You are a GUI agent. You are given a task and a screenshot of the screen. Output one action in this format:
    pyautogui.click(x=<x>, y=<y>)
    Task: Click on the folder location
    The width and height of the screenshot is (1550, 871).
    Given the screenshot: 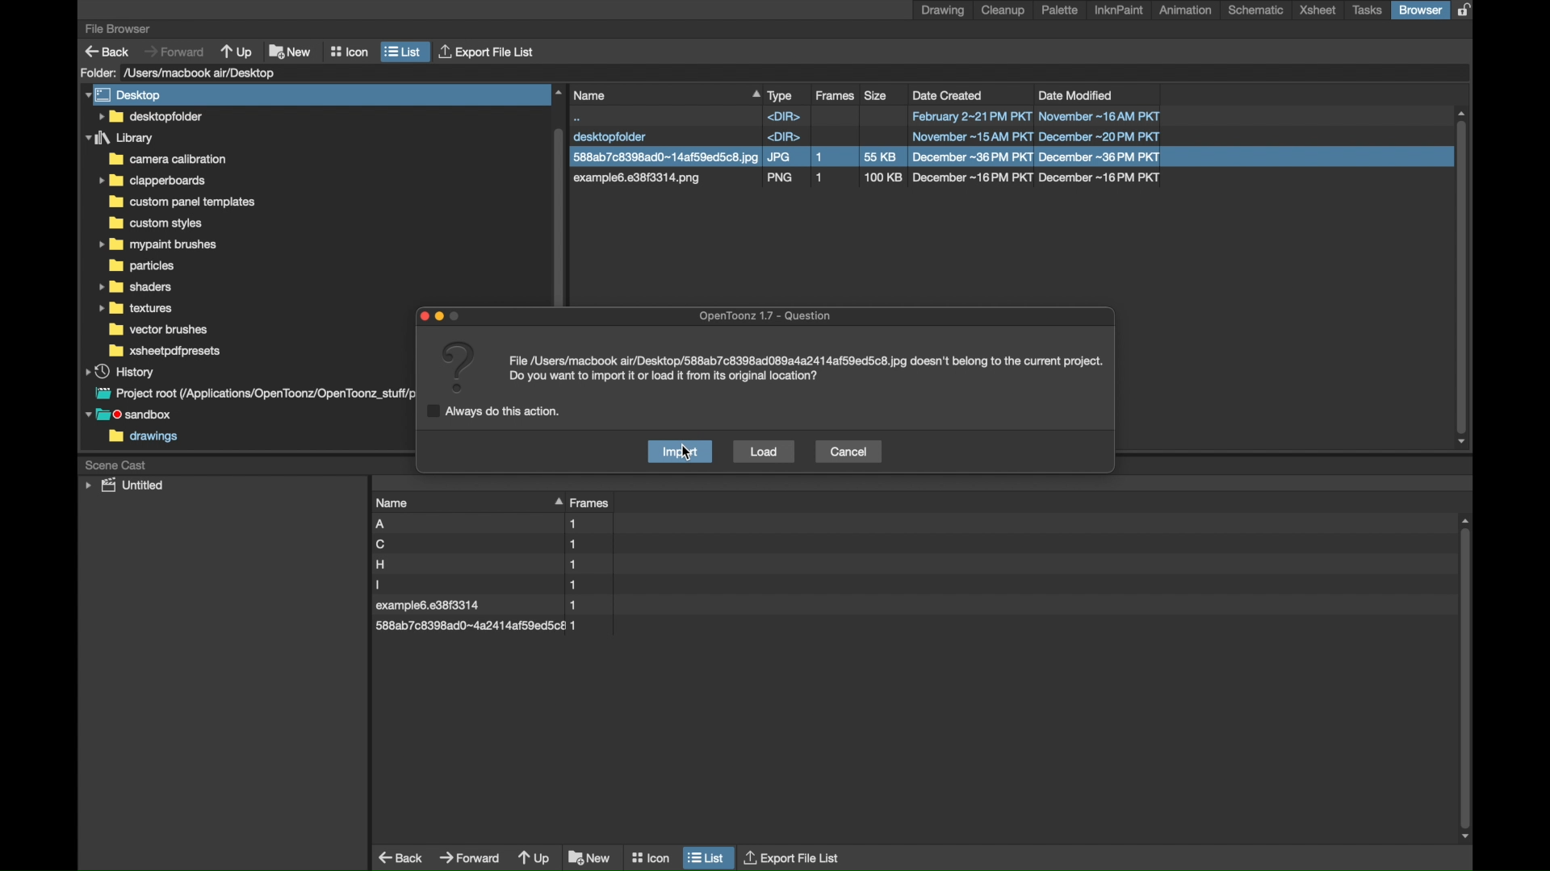 What is the action you would take?
    pyautogui.click(x=203, y=73)
    